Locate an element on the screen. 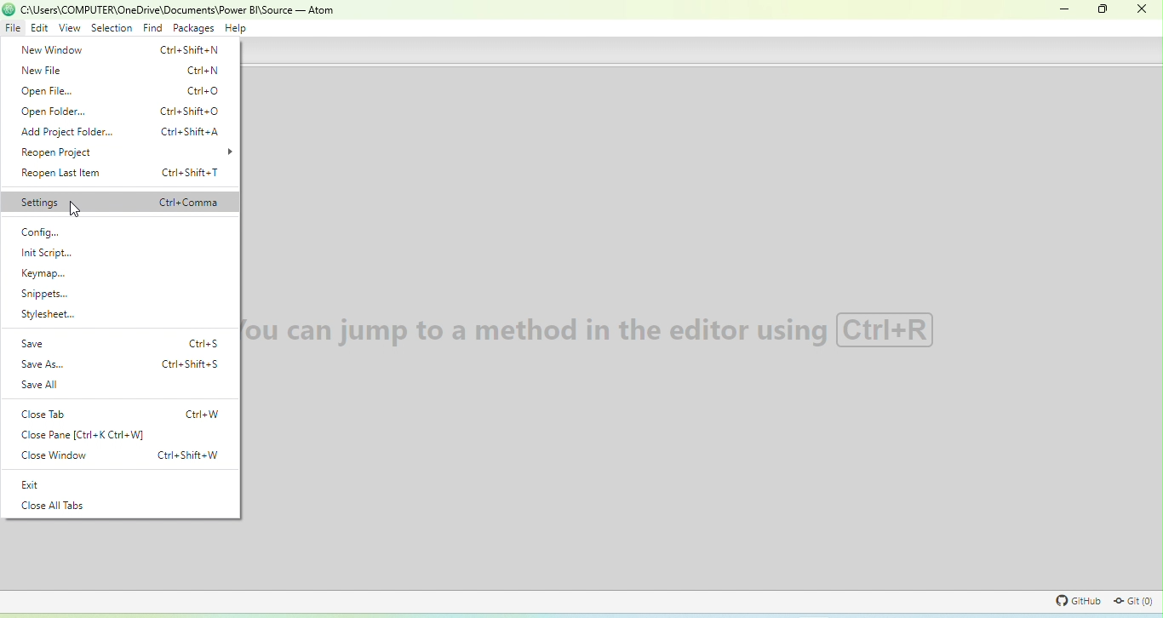 Image resolution: width=1163 pixels, height=618 pixels. save is located at coordinates (120, 343).